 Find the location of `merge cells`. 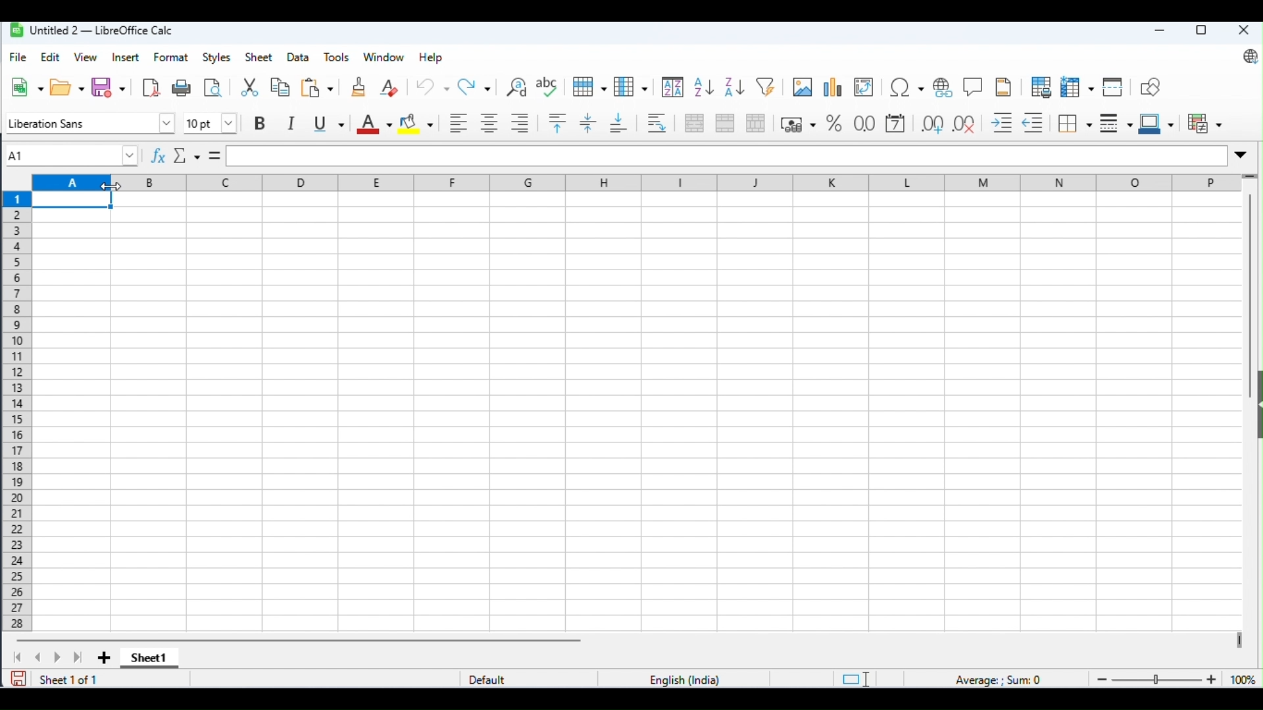

merge cells is located at coordinates (725, 122).